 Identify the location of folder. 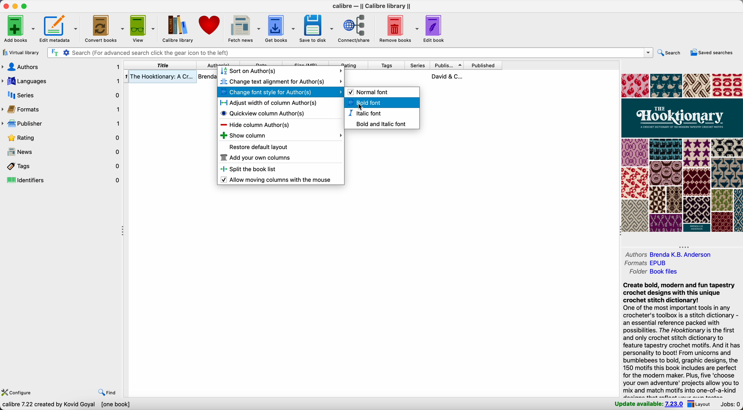
(653, 272).